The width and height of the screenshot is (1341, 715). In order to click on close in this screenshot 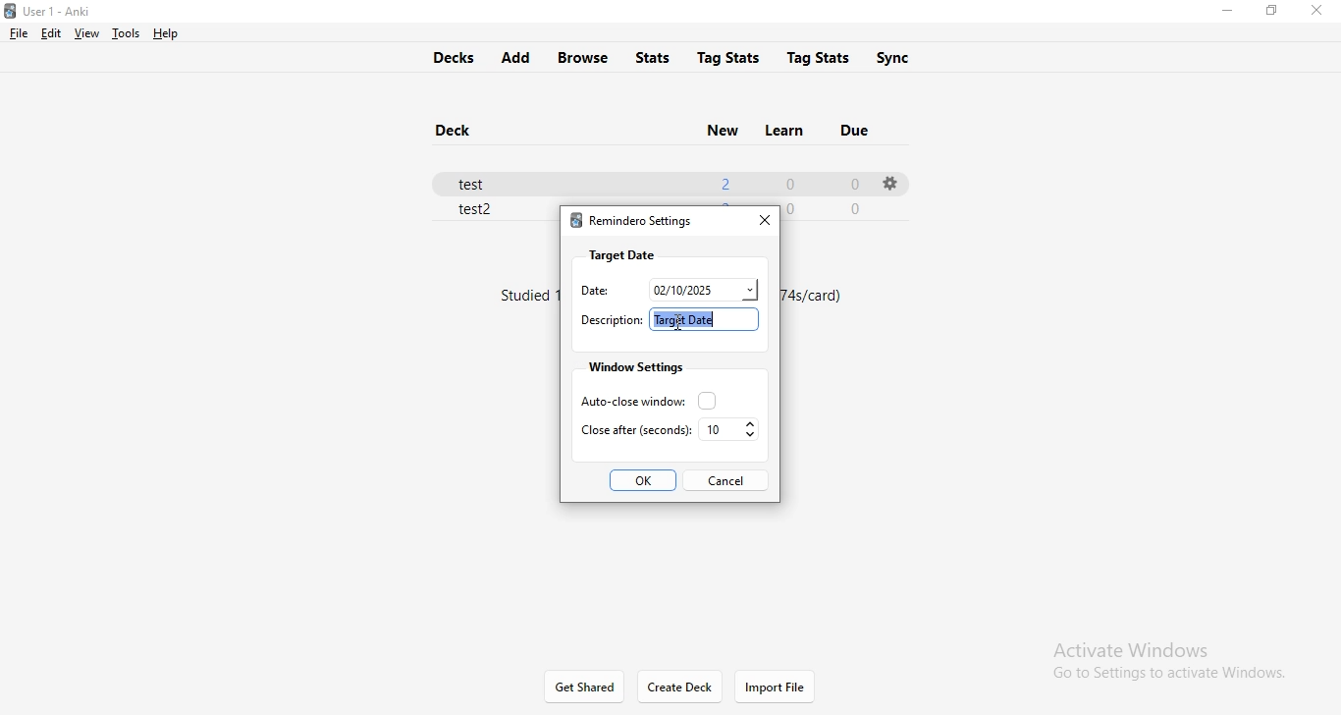, I will do `click(761, 218)`.